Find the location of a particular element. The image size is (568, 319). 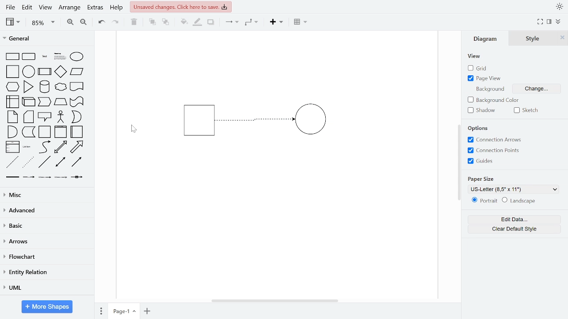

to front is located at coordinates (152, 22).